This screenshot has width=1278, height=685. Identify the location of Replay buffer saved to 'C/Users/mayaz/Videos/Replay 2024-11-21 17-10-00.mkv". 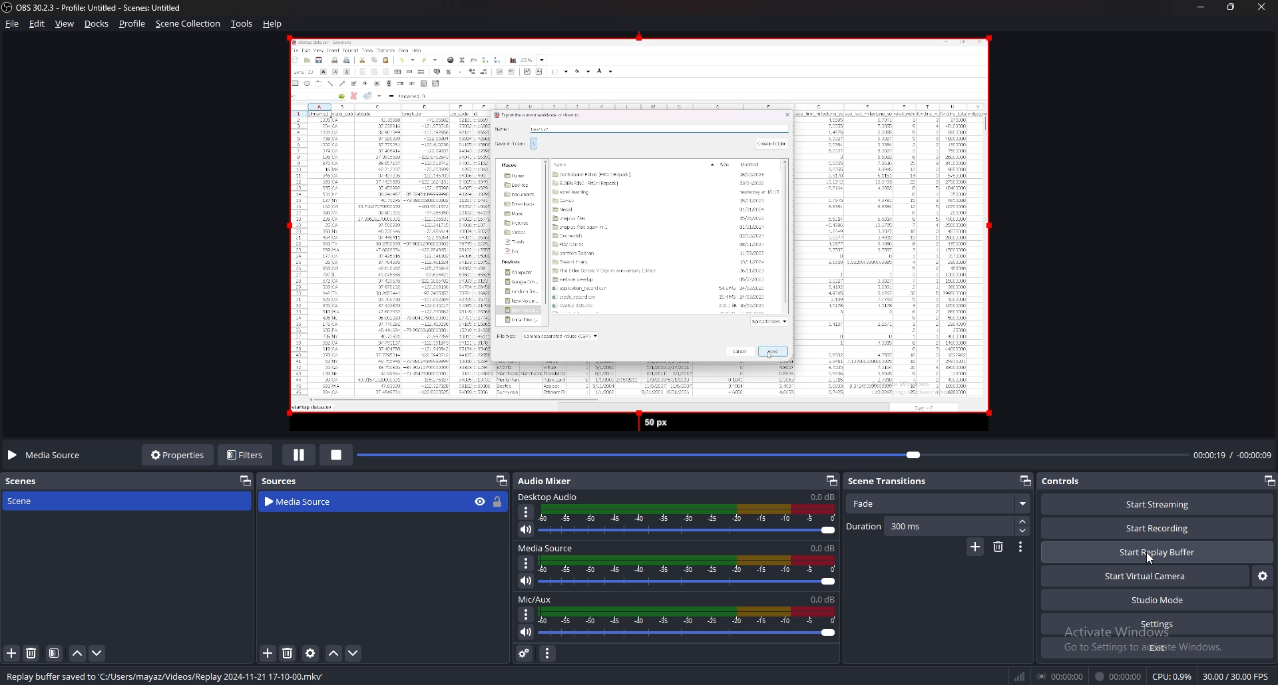
(172, 676).